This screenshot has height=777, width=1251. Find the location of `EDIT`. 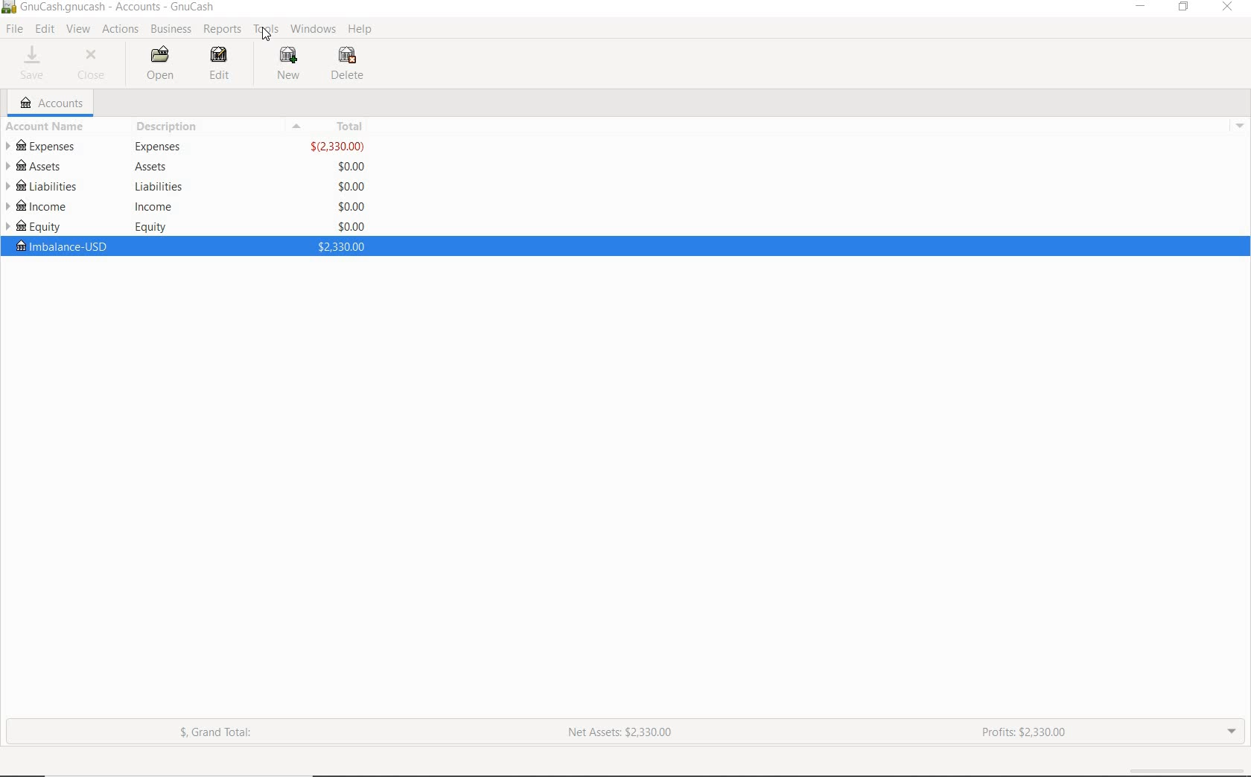

EDIT is located at coordinates (45, 30).